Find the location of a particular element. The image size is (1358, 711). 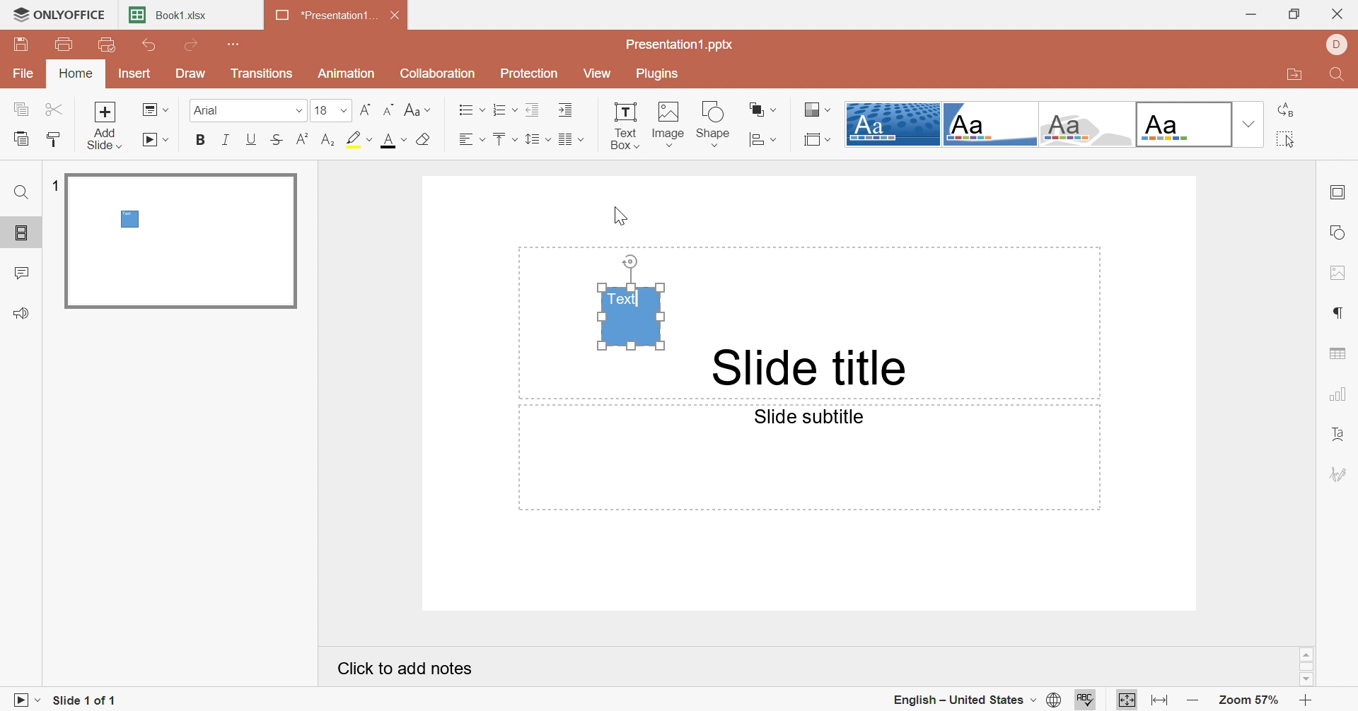

Set document language is located at coordinates (1054, 700).